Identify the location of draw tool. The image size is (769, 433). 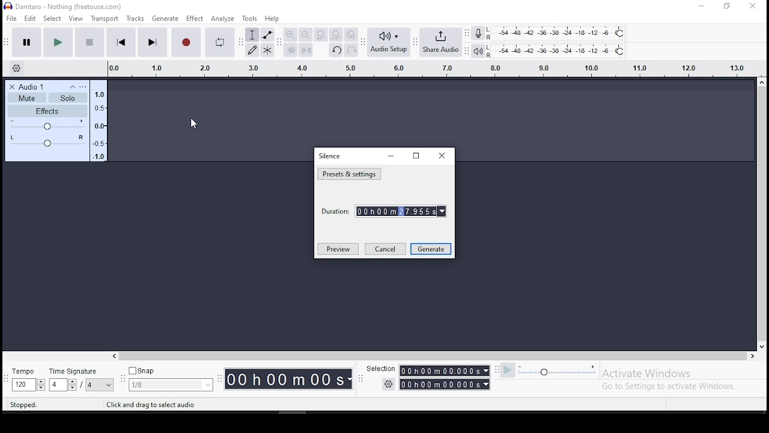
(252, 50).